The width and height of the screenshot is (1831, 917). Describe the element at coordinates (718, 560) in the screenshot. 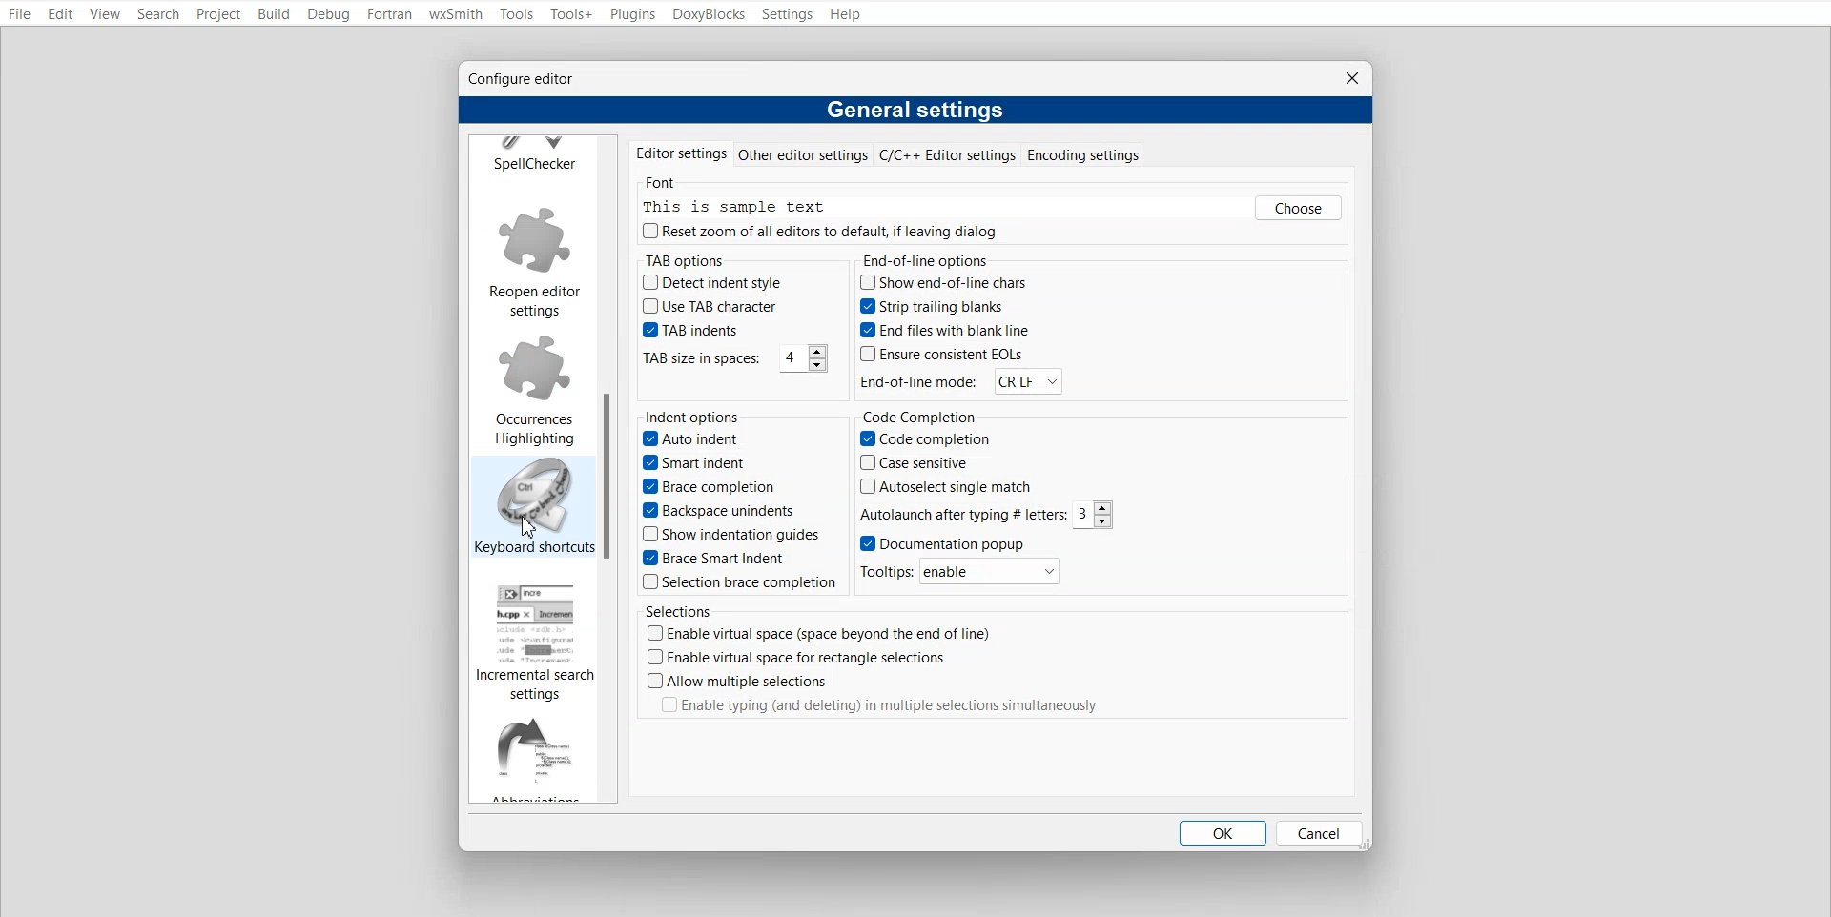

I see `Brace Smart Indent` at that location.